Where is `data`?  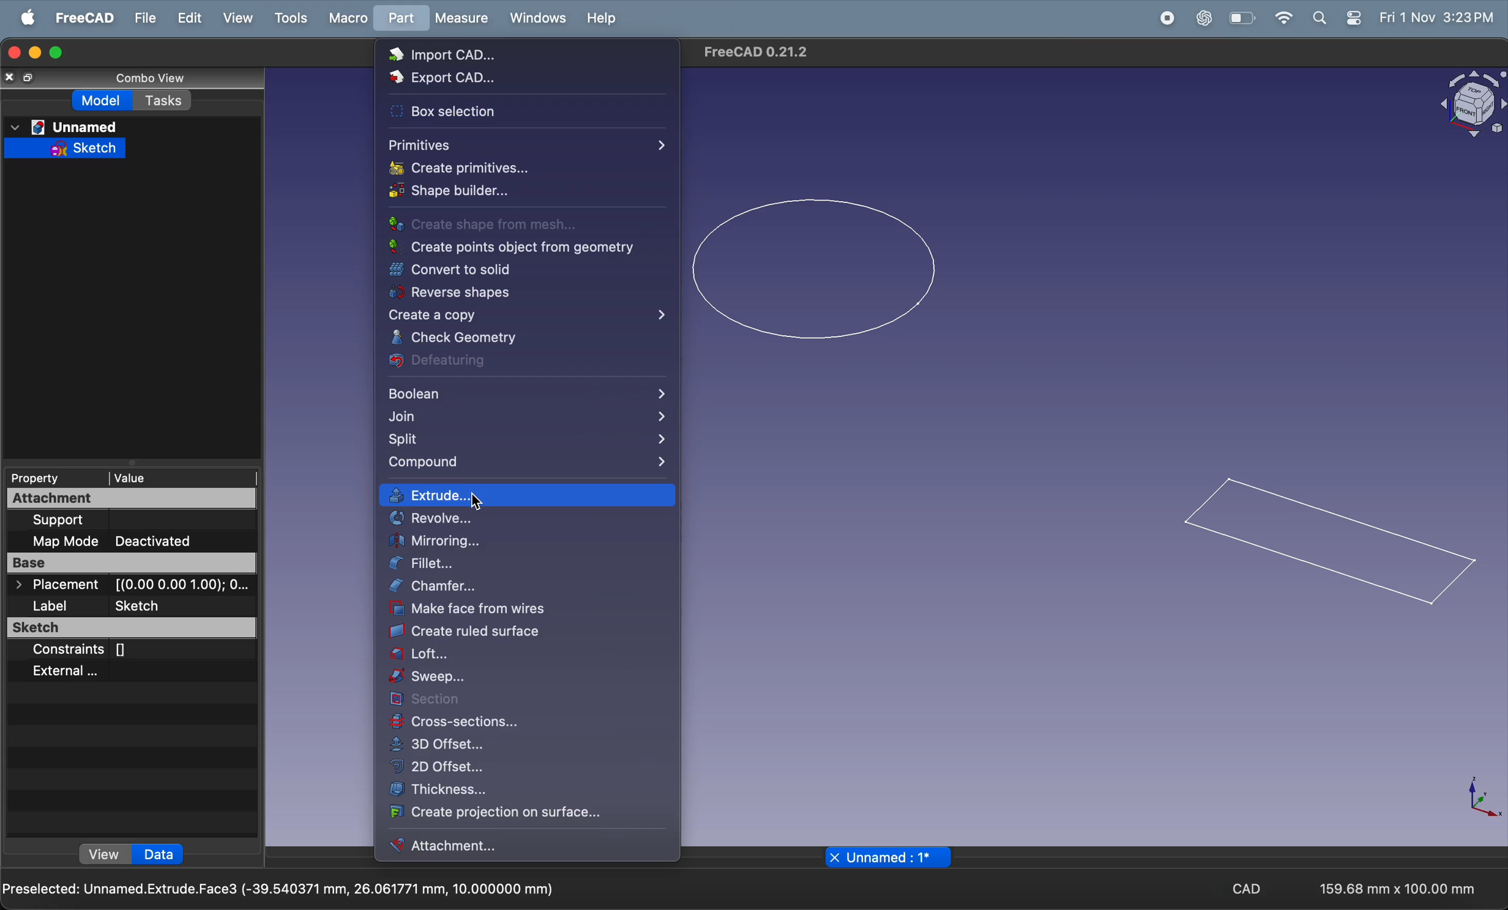
data is located at coordinates (160, 854).